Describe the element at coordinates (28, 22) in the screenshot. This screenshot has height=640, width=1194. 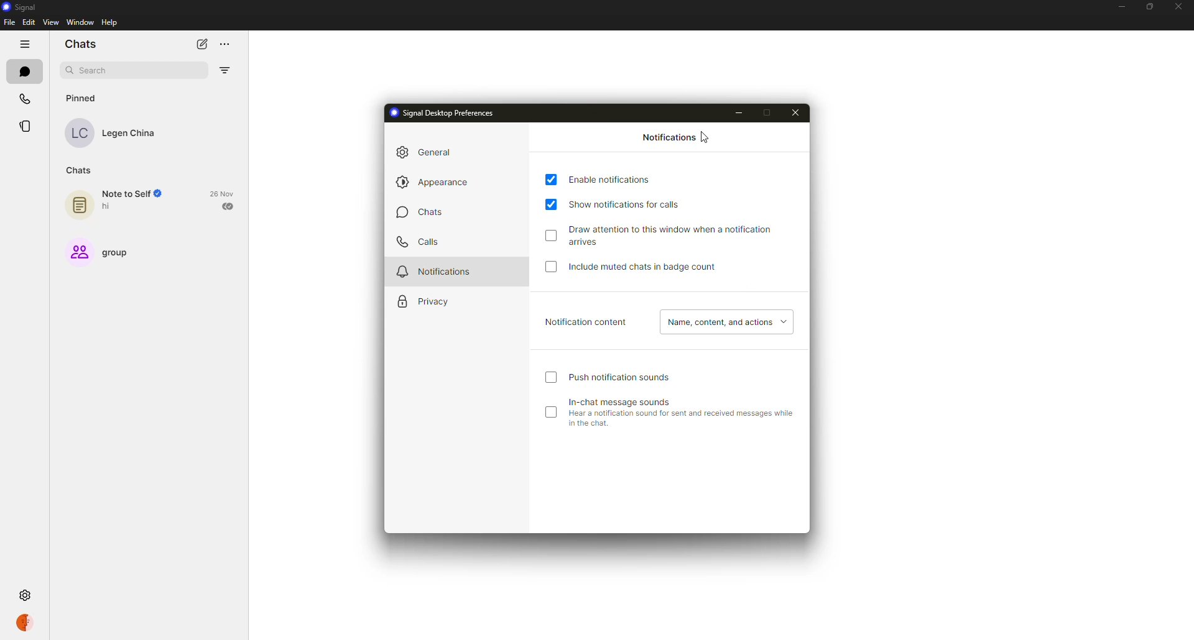
I see `edit` at that location.